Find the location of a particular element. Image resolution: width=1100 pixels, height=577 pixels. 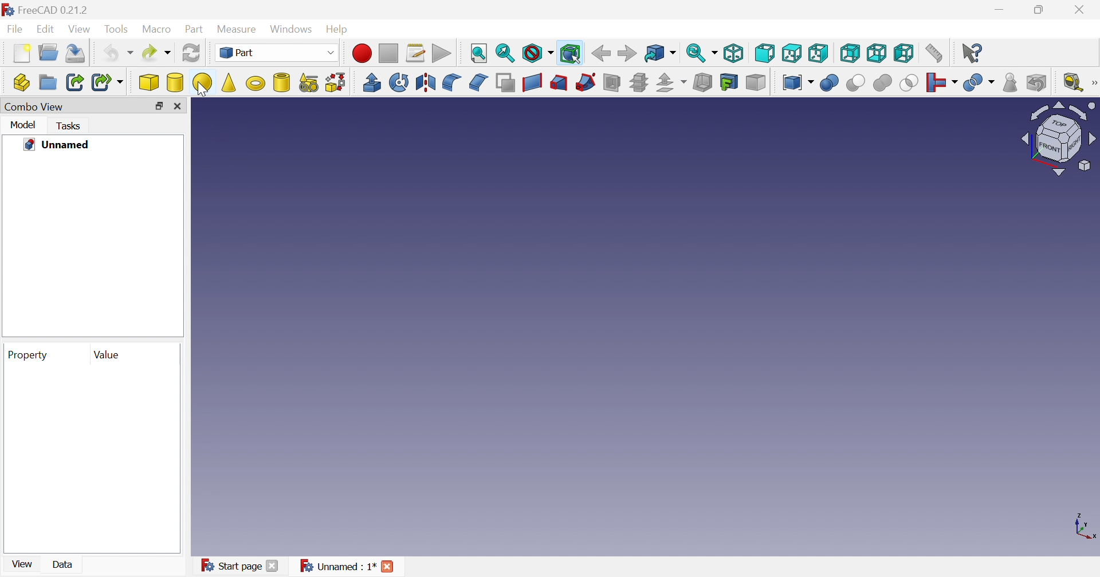

Split objects is located at coordinates (979, 82).